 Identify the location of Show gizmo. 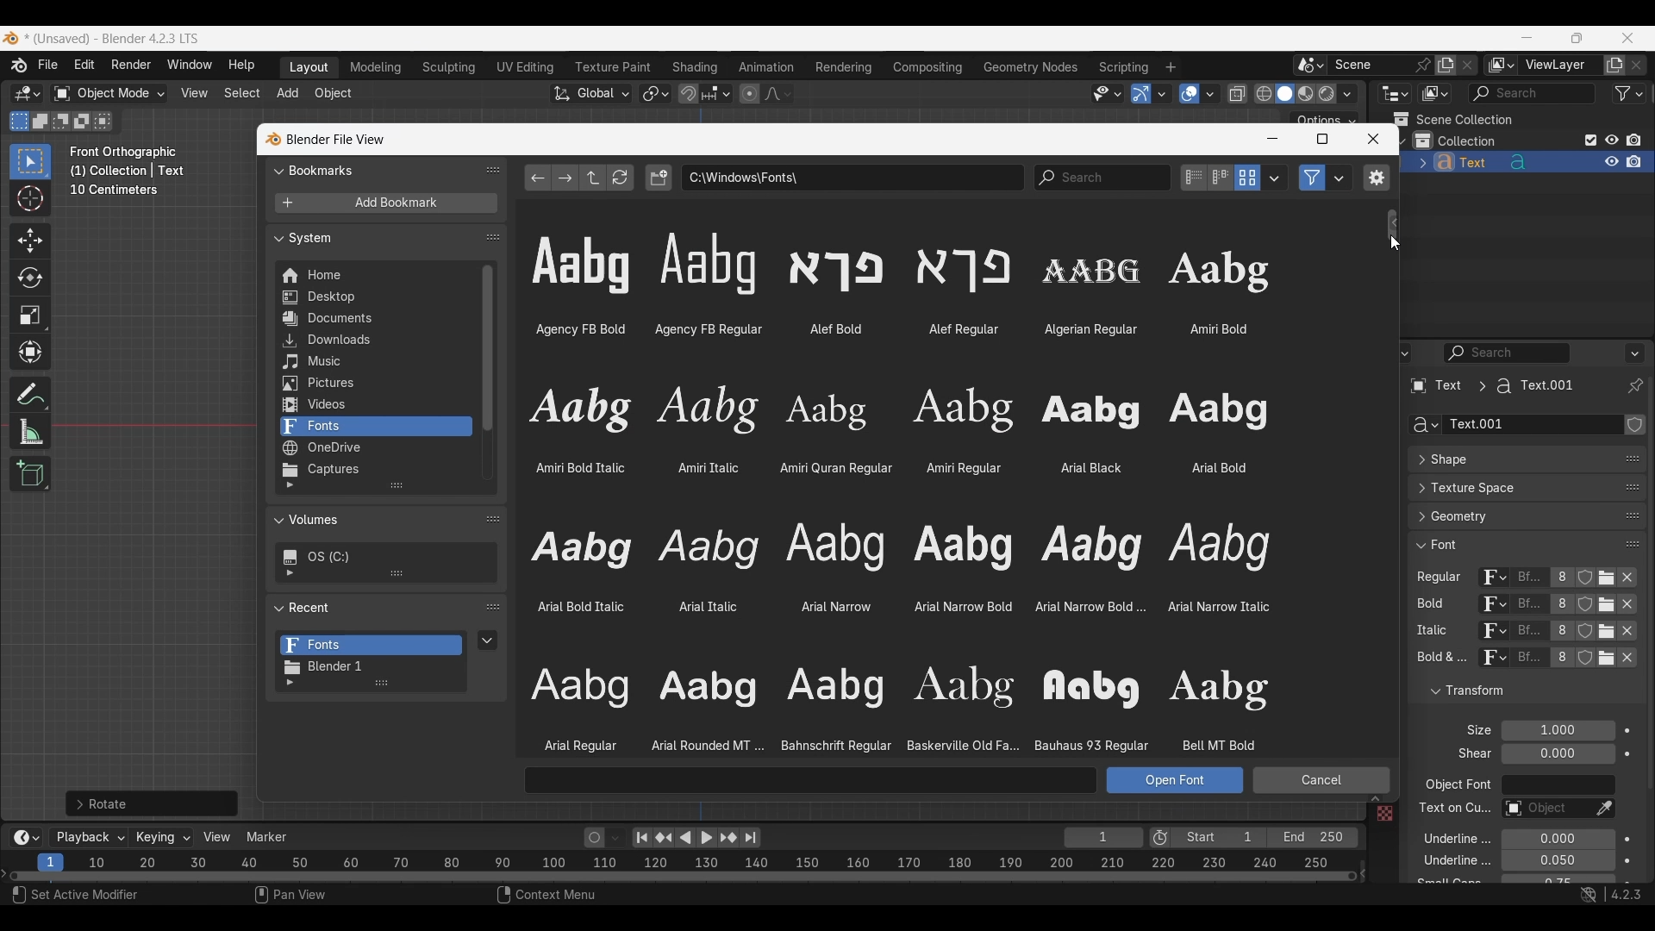
(1141, 94).